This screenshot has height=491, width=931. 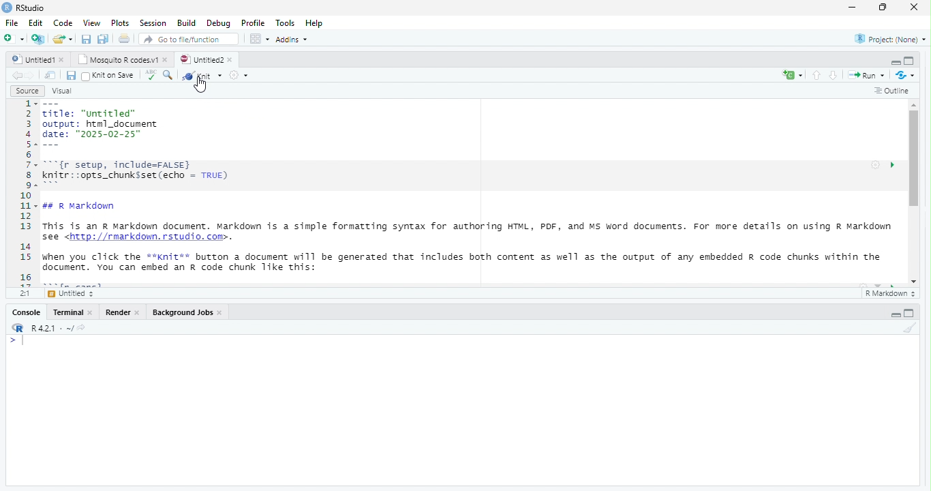 I want to click on Untitied2, so click(x=202, y=60).